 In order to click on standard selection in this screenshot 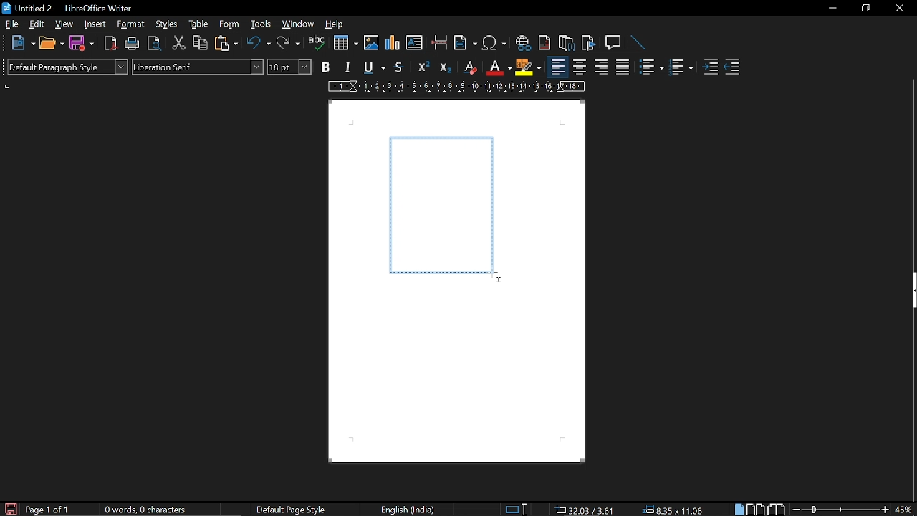, I will do `click(517, 509)`.